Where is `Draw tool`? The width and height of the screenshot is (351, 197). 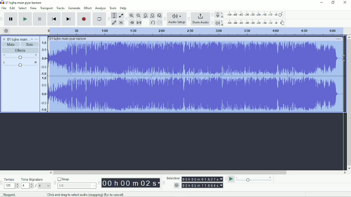
Draw tool is located at coordinates (114, 23).